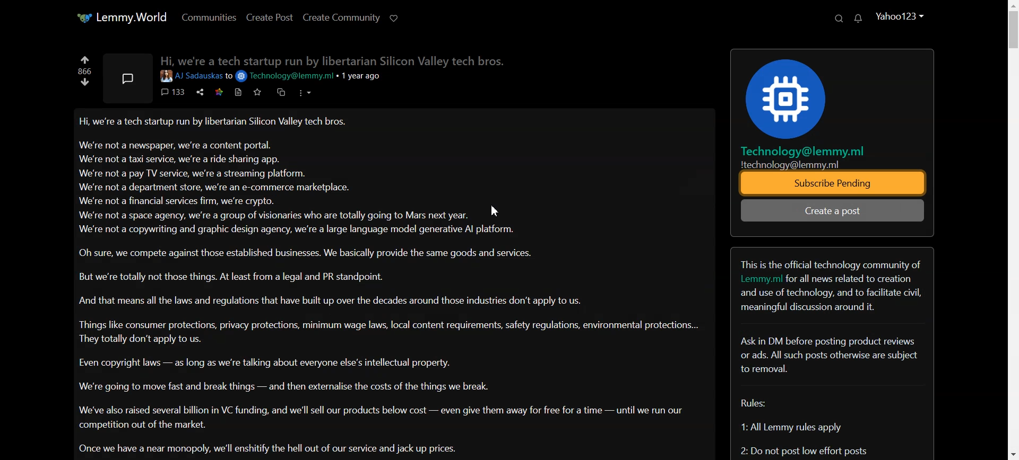  Describe the element at coordinates (831, 183) in the screenshot. I see `Subscribe Pending` at that location.